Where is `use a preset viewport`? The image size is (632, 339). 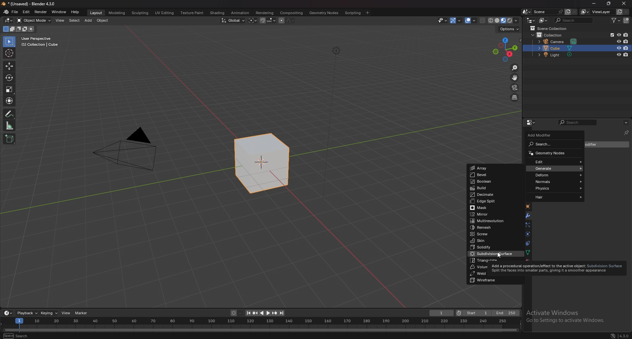 use a preset viewport is located at coordinates (506, 50).